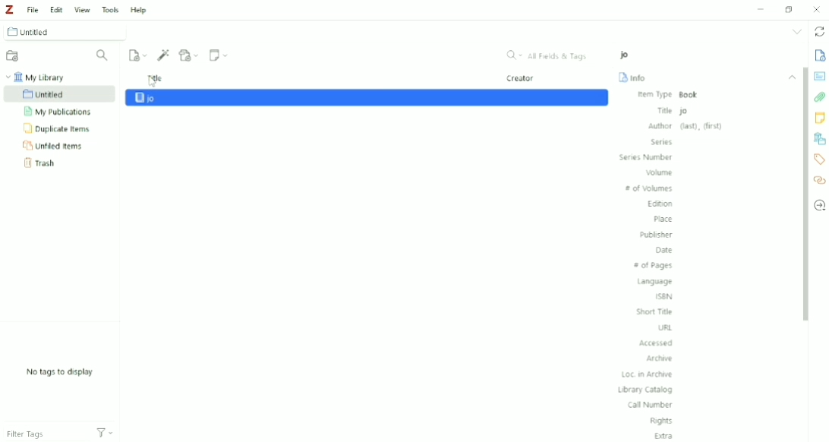 The width and height of the screenshot is (829, 442). Describe the element at coordinates (55, 8) in the screenshot. I see `Edit` at that location.